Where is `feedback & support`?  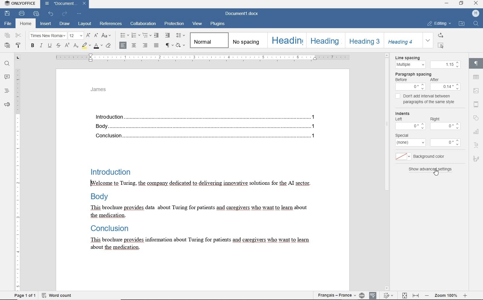
feedback & support is located at coordinates (7, 105).